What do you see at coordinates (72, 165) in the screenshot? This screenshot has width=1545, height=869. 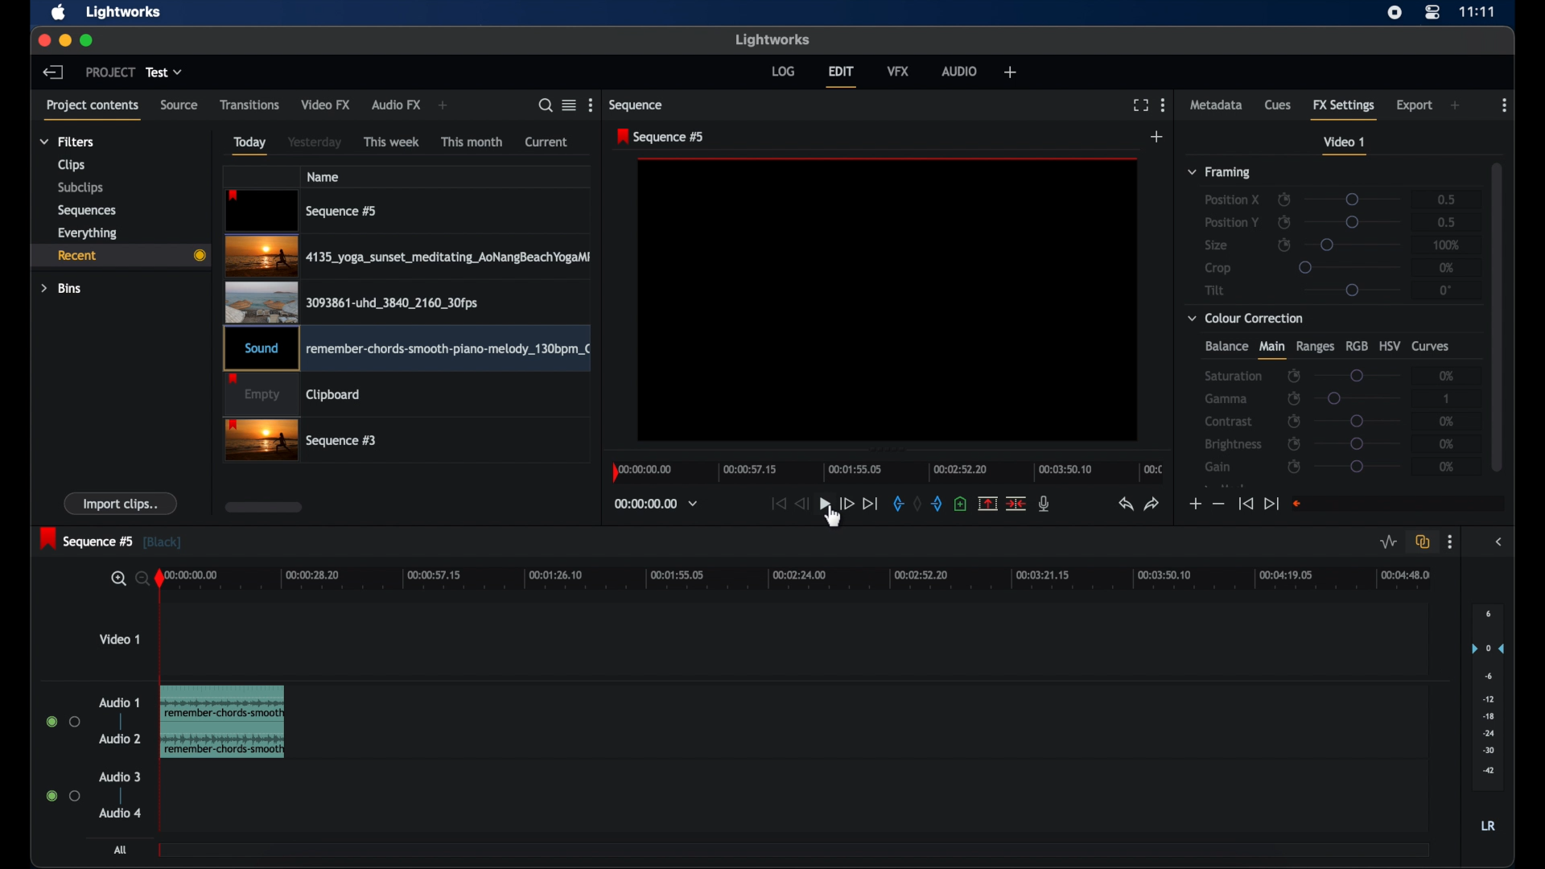 I see `clips` at bounding box center [72, 165].